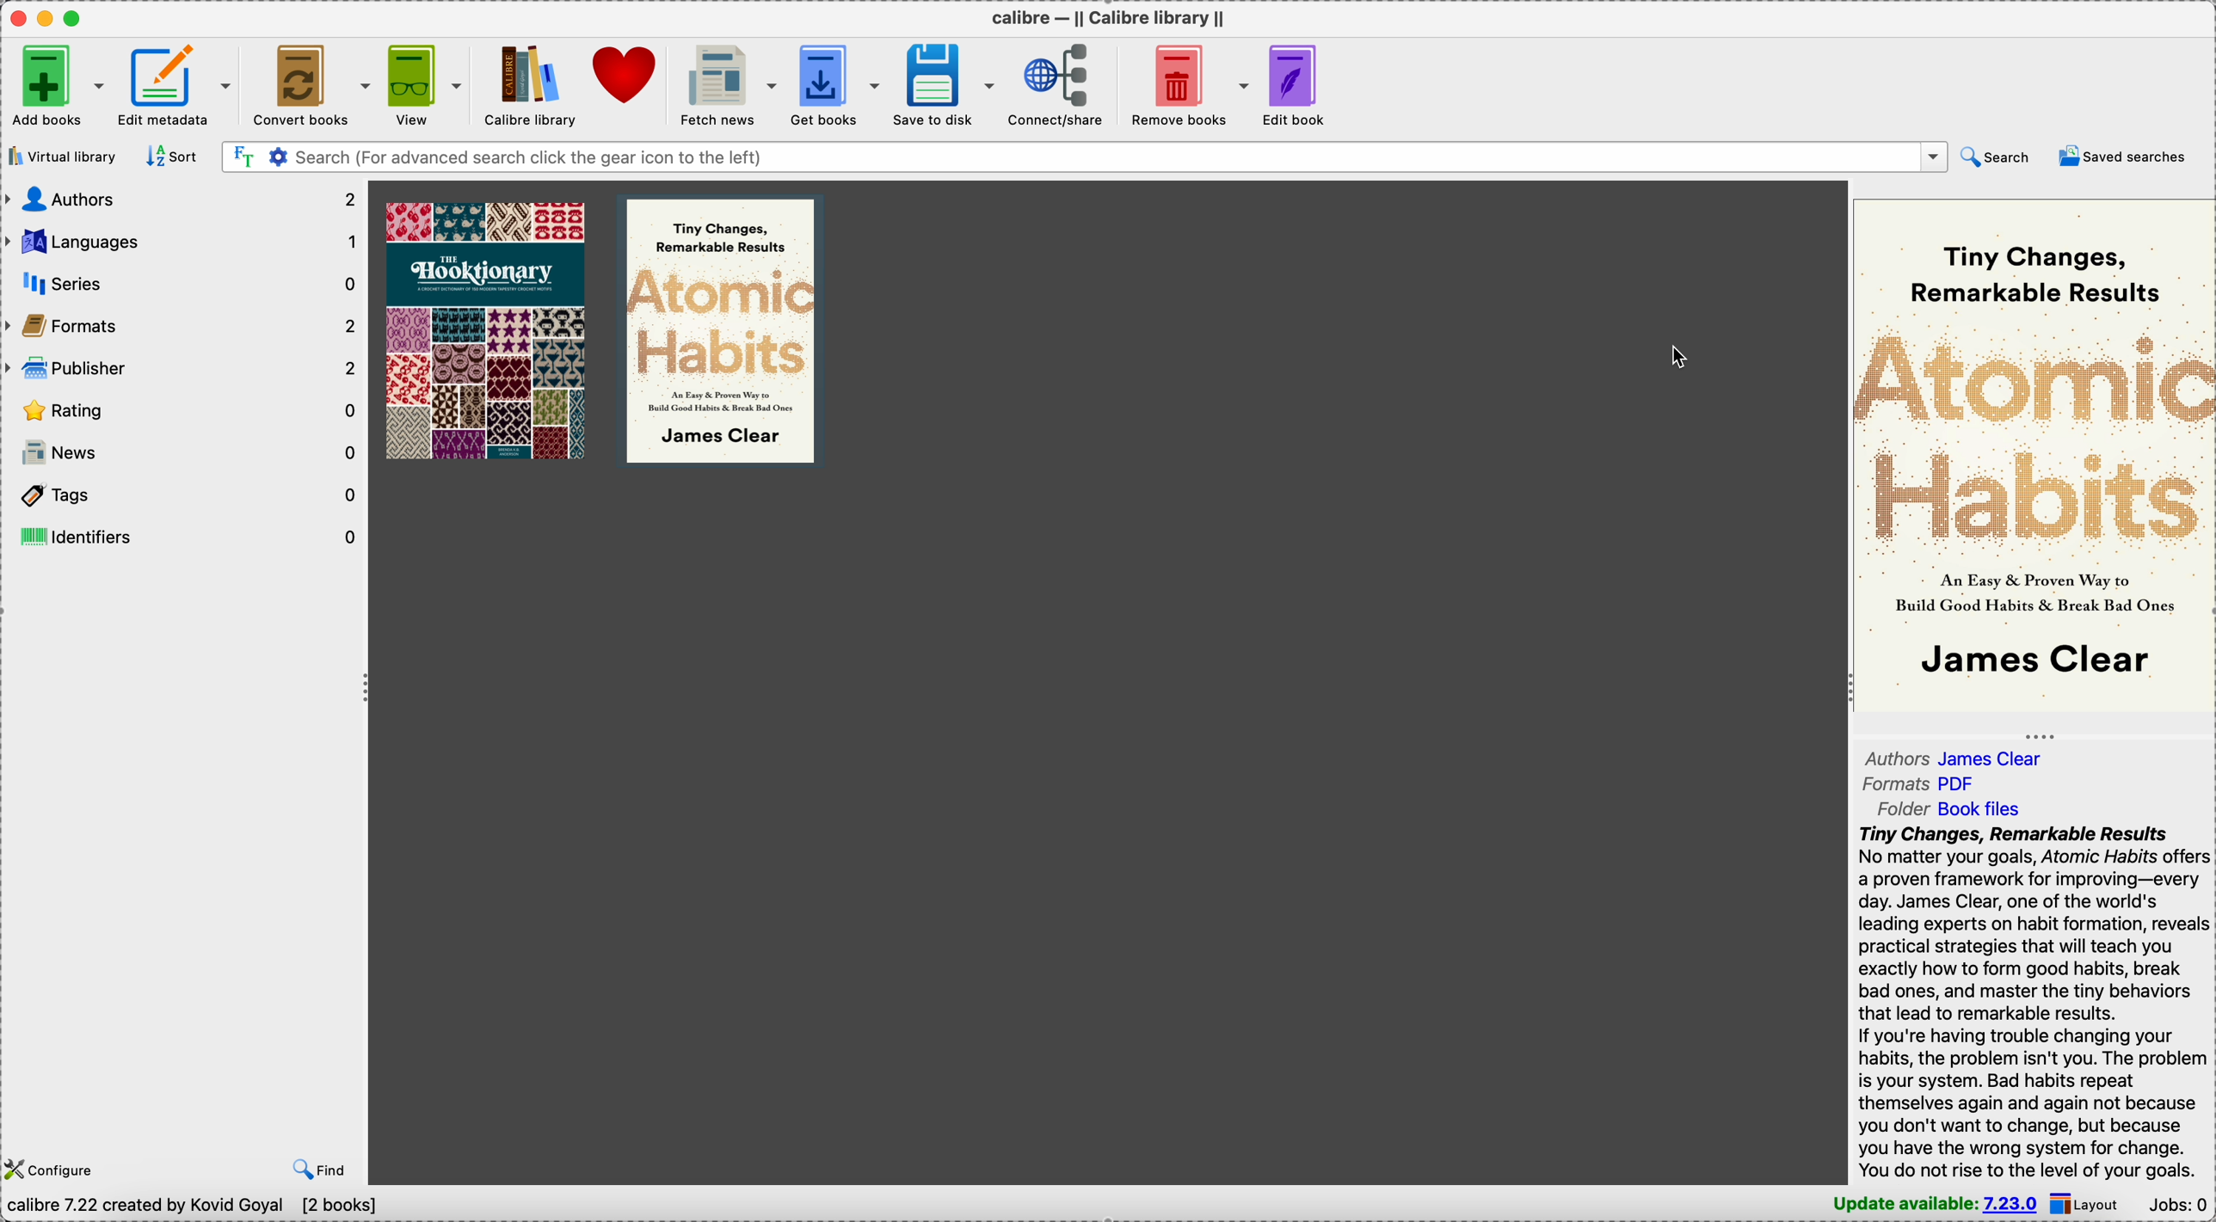  What do you see at coordinates (367, 689) in the screenshot?
I see `toggle expand/contract` at bounding box center [367, 689].